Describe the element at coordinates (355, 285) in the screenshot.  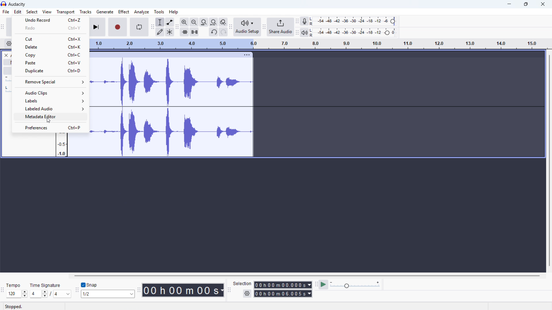
I see `playback speed` at that location.